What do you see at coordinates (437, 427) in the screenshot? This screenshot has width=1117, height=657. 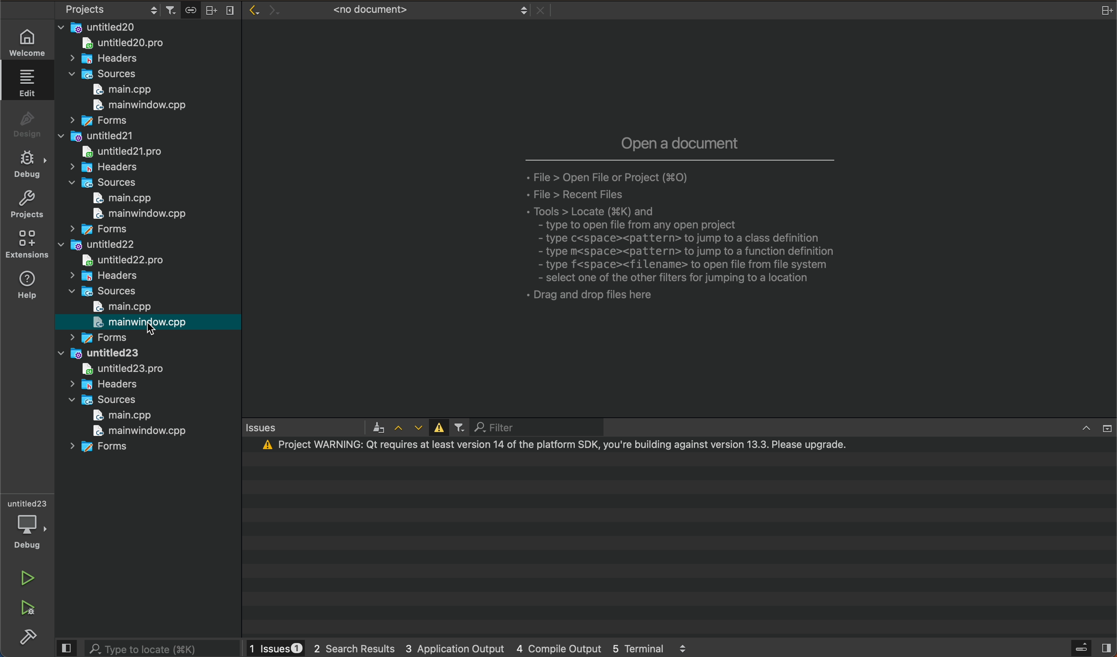 I see `` at bounding box center [437, 427].